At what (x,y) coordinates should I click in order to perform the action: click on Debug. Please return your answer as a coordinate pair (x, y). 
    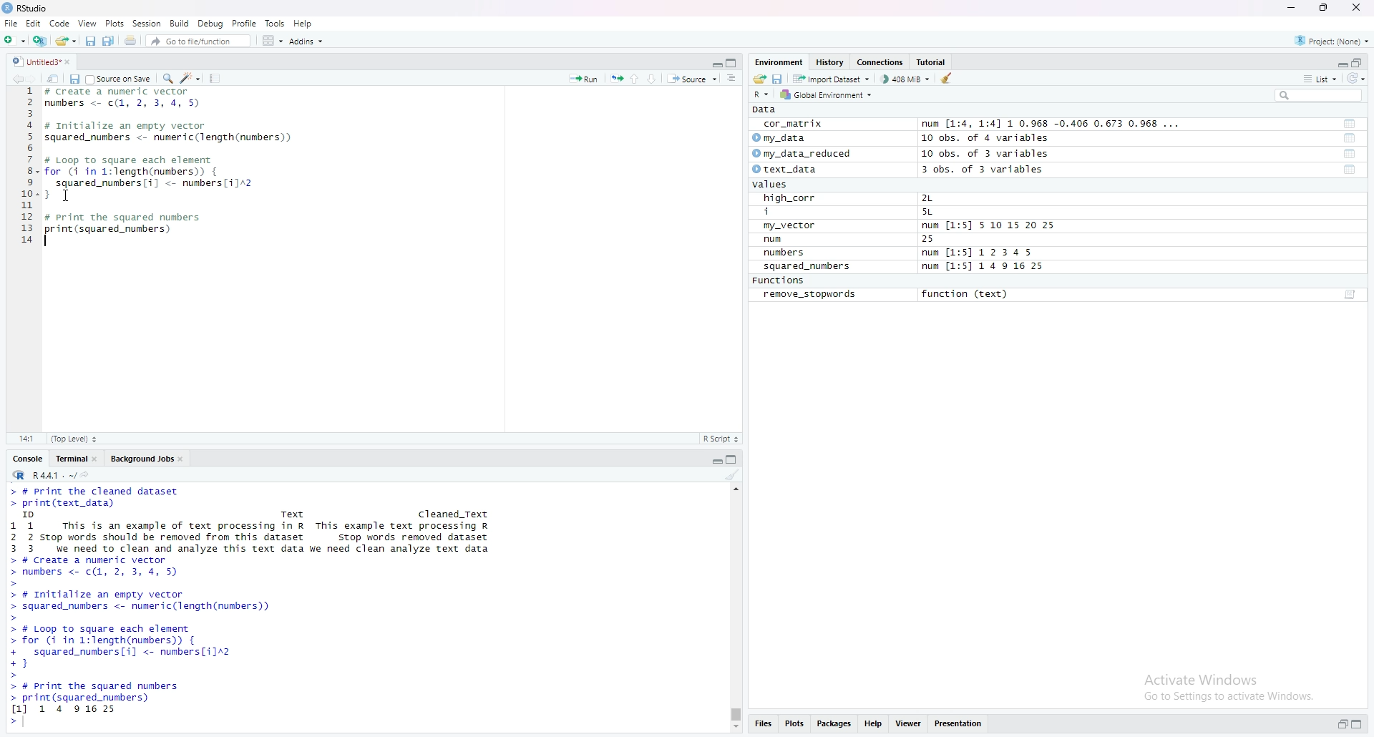
    Looking at the image, I should click on (211, 23).